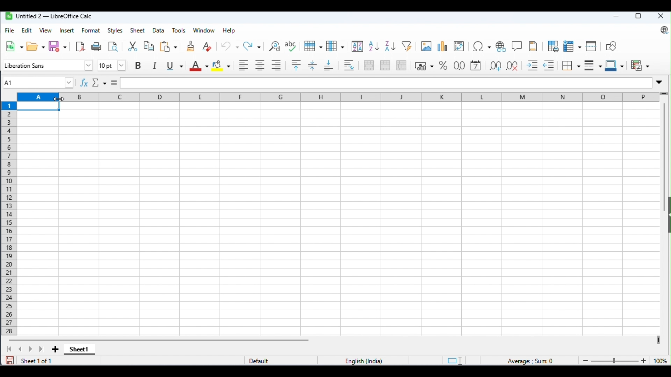 This screenshot has width=671, height=377. I want to click on add decimal place, so click(495, 65).